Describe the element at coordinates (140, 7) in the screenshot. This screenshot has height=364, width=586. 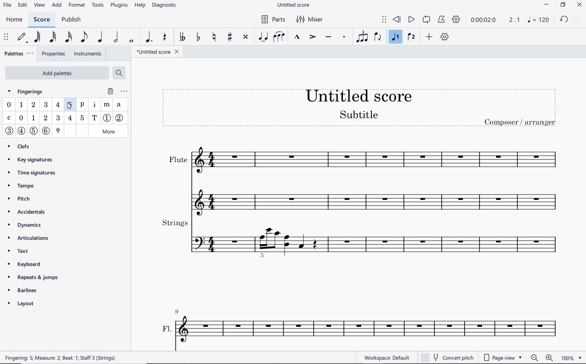
I see `help` at that location.